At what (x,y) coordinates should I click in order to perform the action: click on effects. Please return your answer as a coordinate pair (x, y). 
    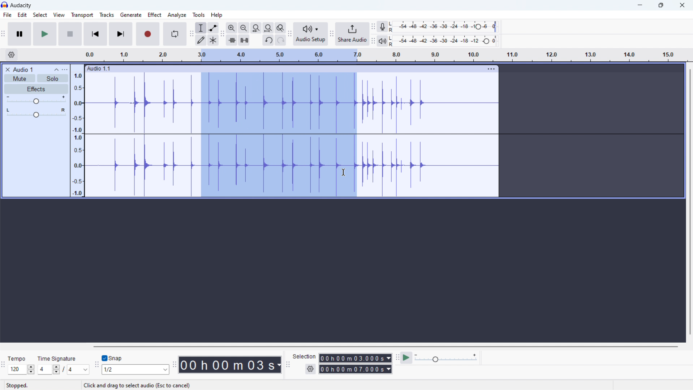
    Looking at the image, I should click on (36, 89).